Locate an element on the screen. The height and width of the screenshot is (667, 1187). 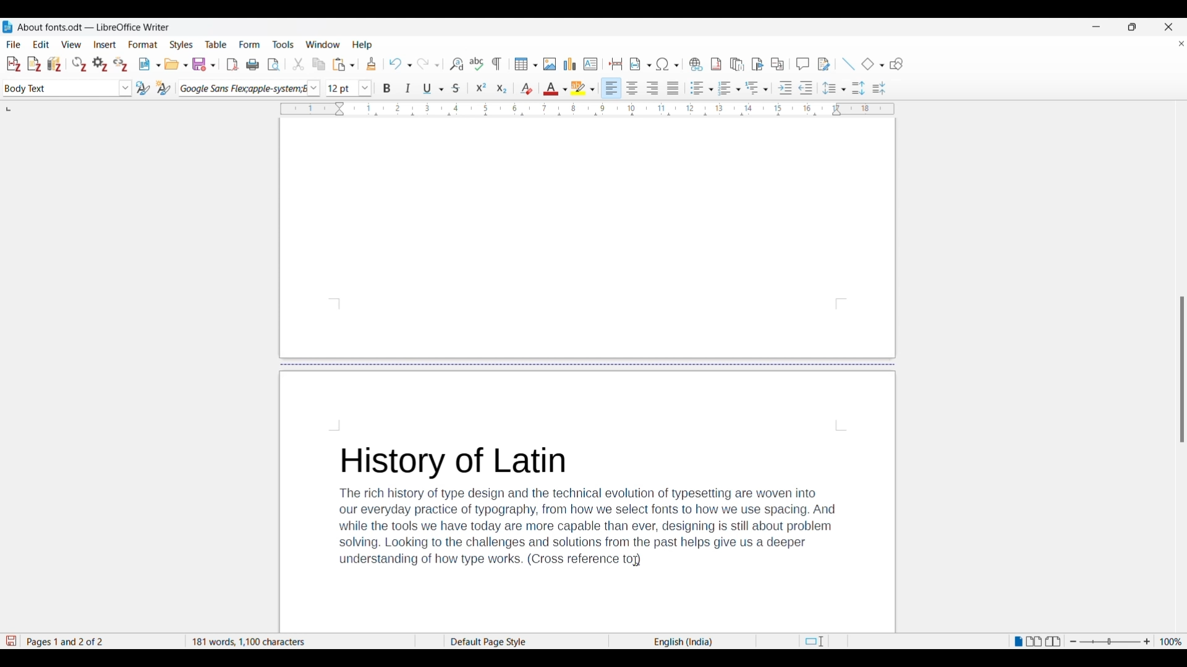
Current zoom factor is located at coordinates (1171, 642).